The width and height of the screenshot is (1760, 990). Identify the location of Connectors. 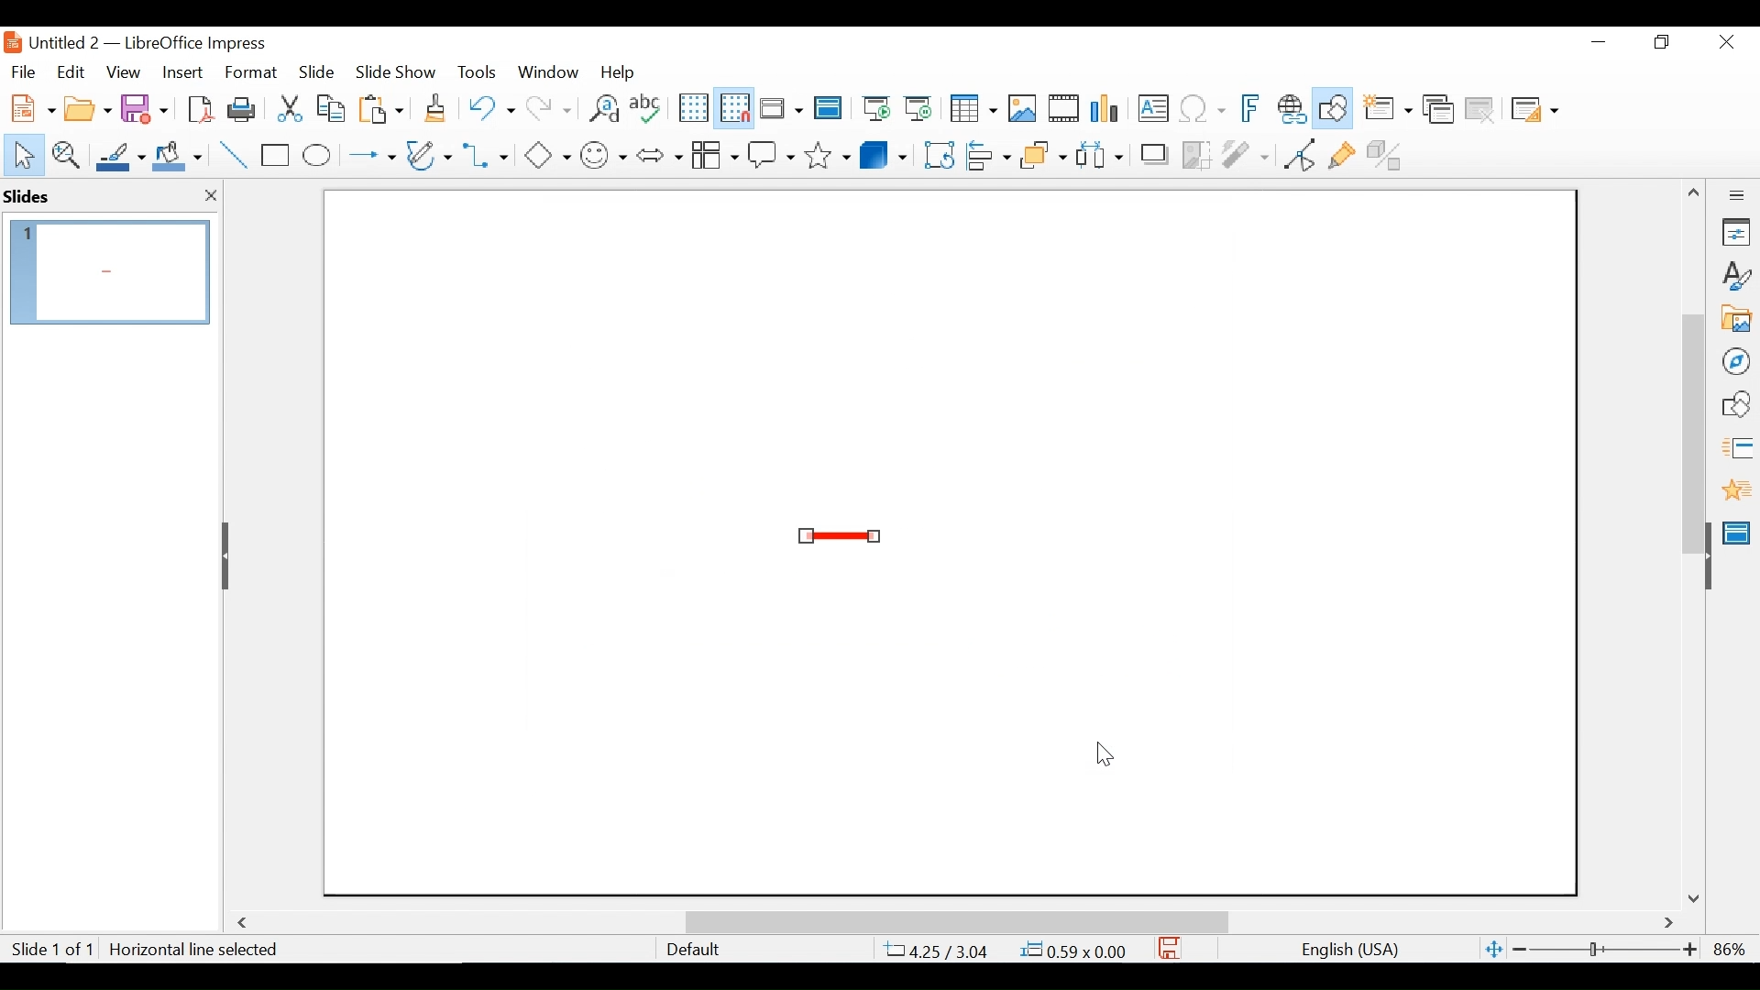
(488, 155).